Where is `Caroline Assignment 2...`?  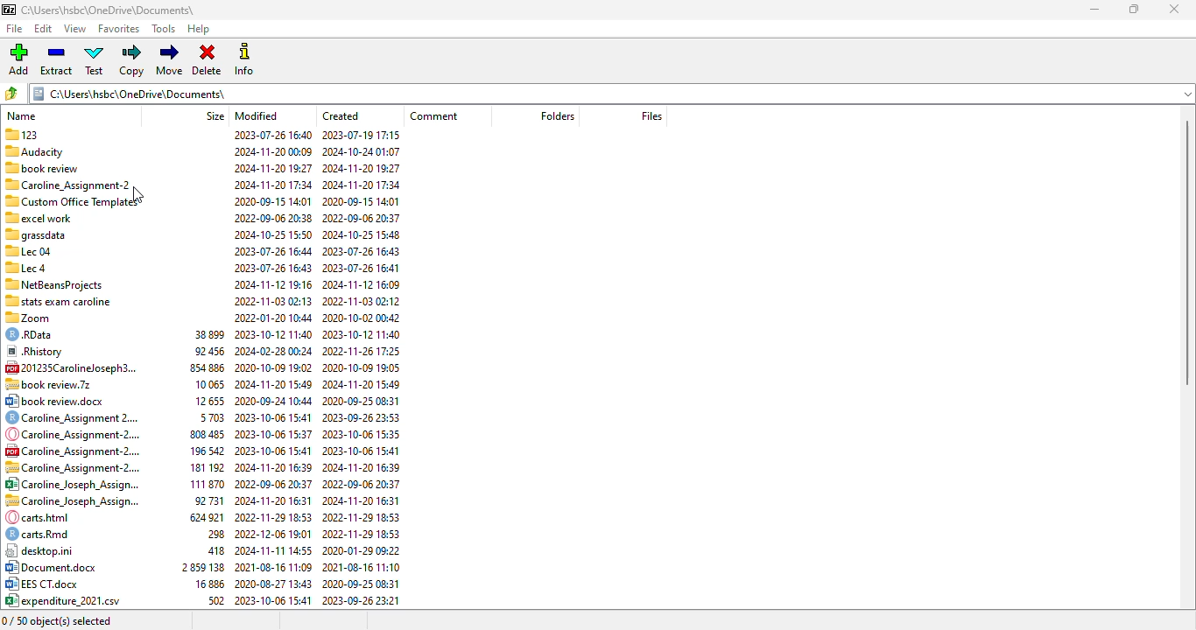 Caroline Assignment 2... is located at coordinates (72, 418).